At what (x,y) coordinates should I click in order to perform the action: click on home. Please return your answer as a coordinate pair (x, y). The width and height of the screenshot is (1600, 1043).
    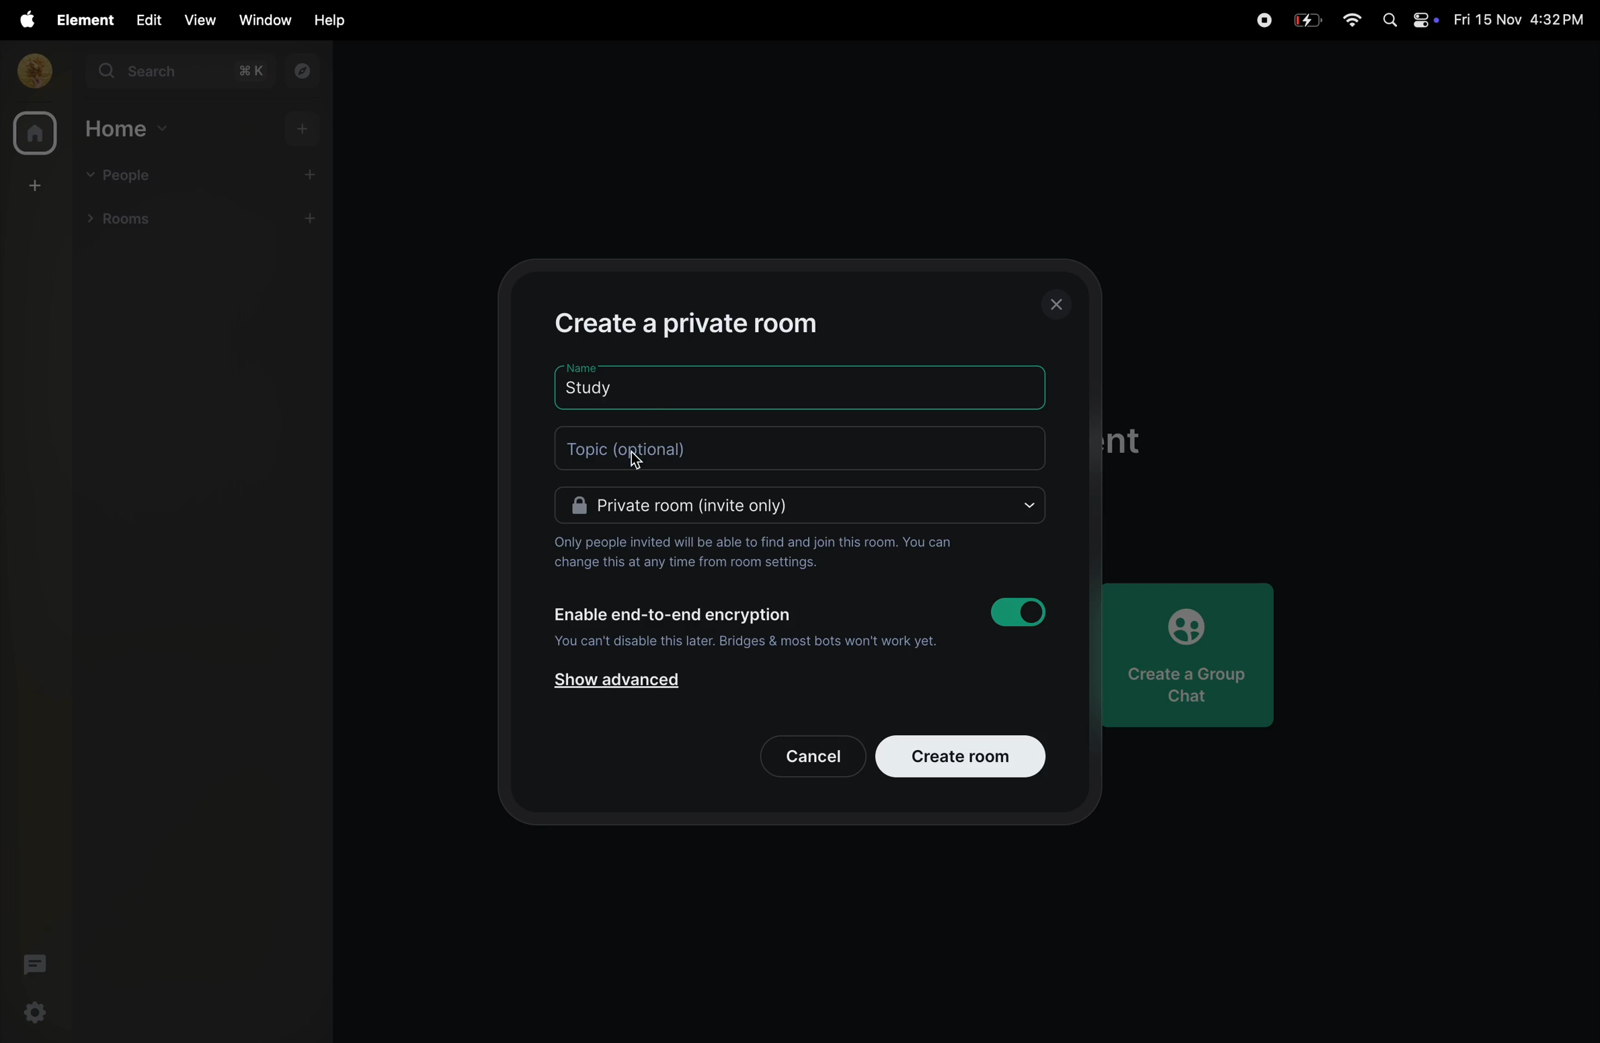
    Looking at the image, I should click on (32, 132).